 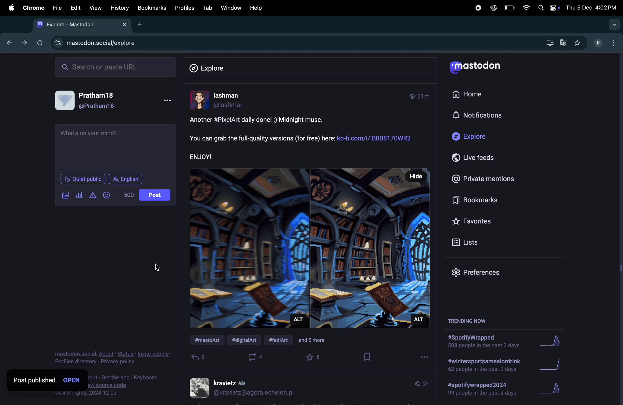 What do you see at coordinates (113, 358) in the screenshot?
I see `privacy policy` at bounding box center [113, 358].